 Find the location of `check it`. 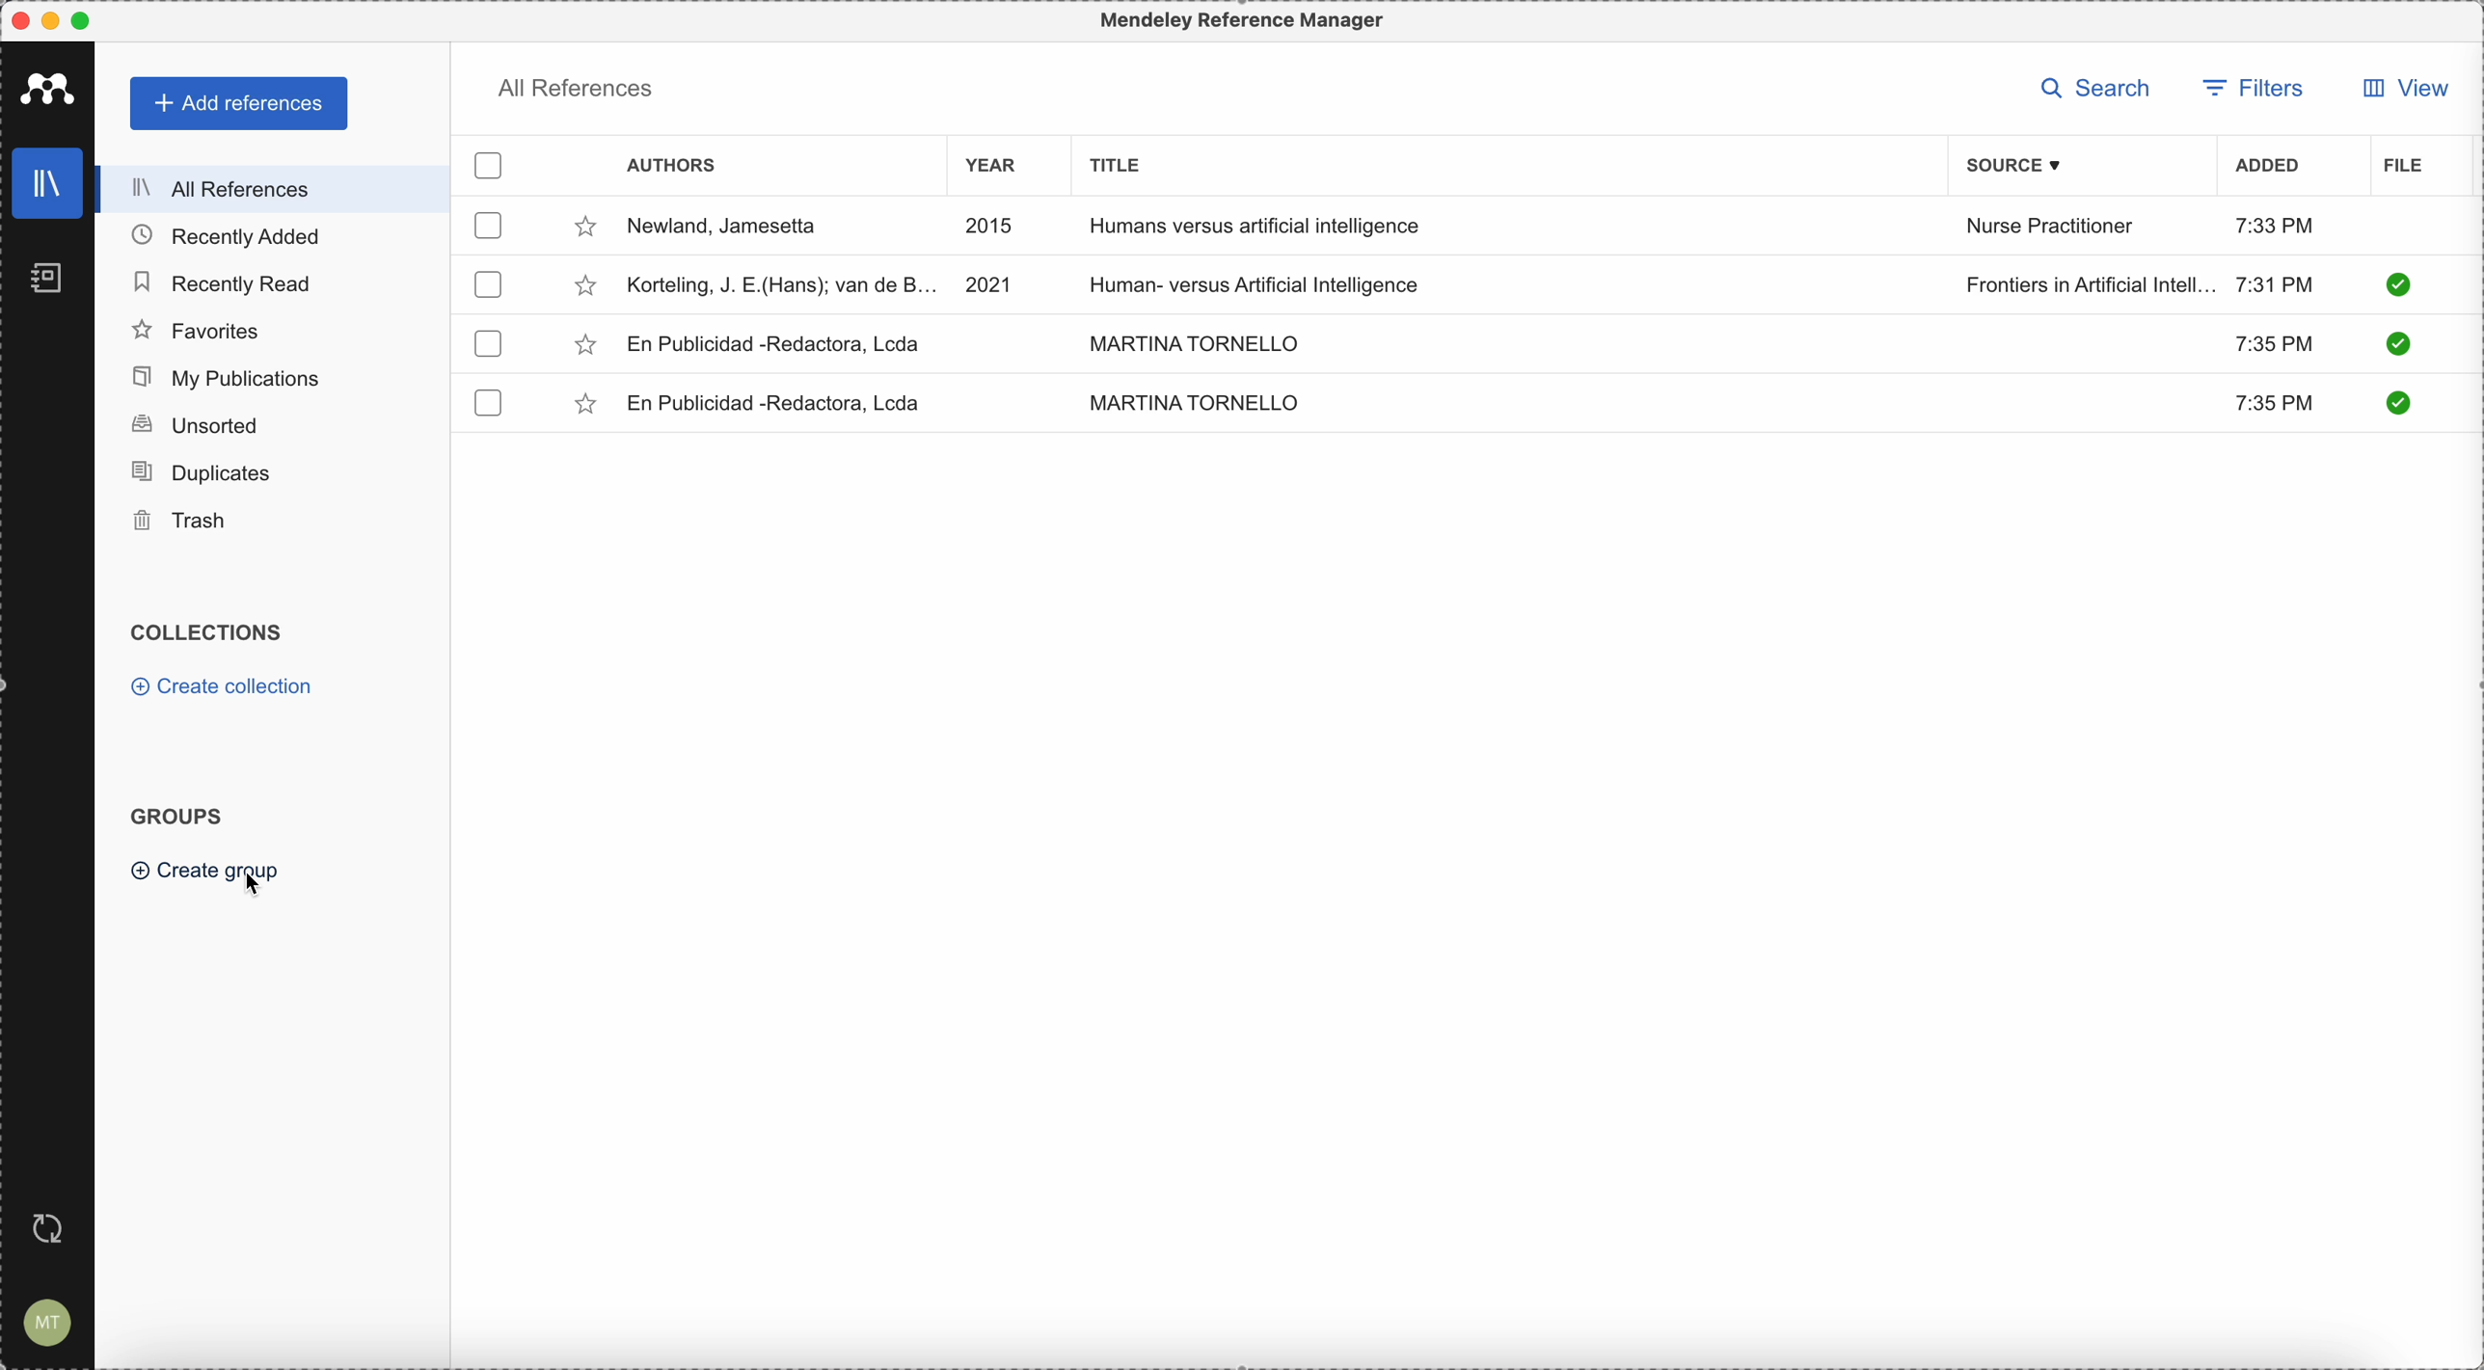

check it is located at coordinates (2395, 402).